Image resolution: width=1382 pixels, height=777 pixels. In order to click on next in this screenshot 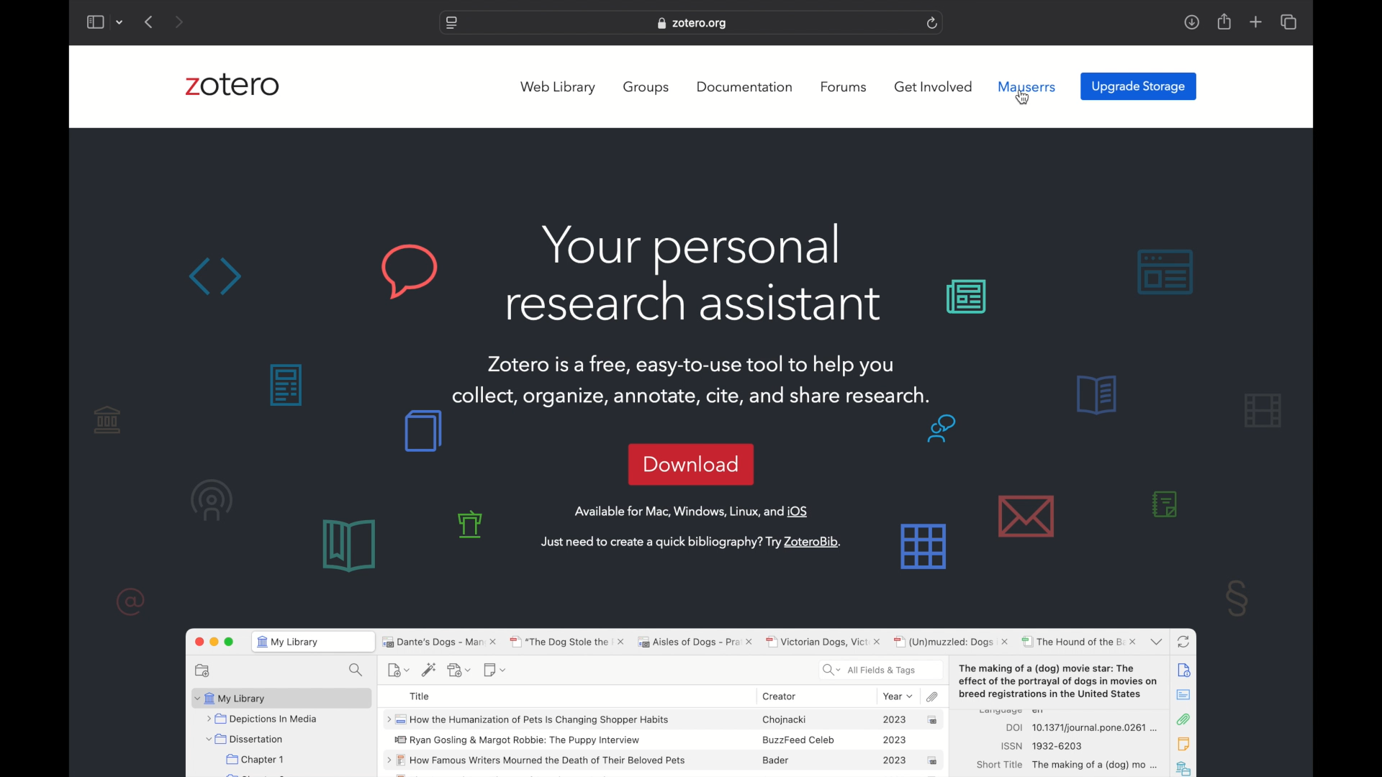, I will do `click(178, 22)`.